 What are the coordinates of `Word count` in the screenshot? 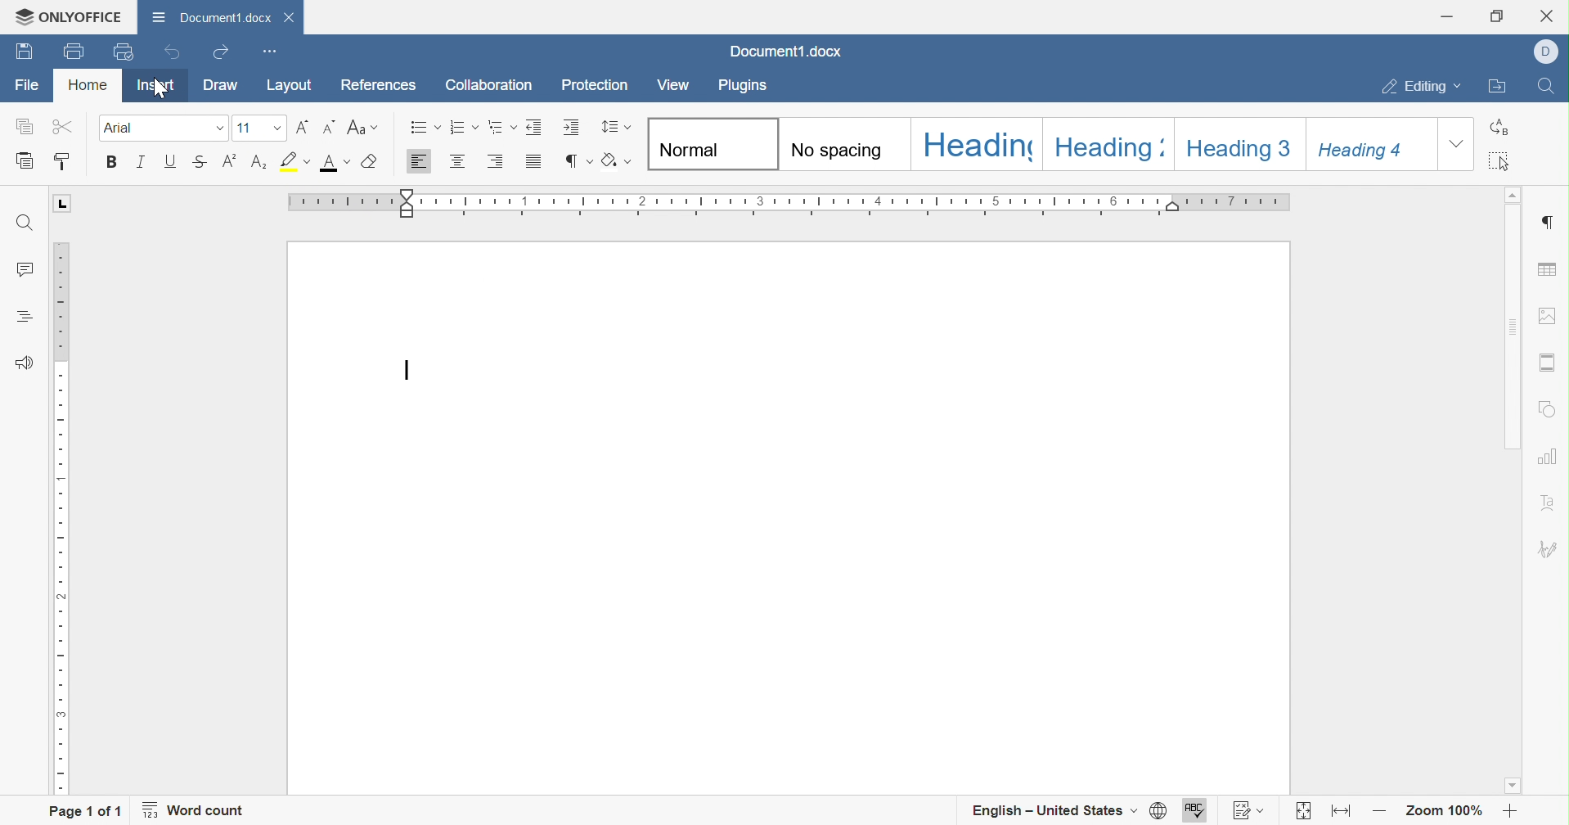 It's located at (198, 809).